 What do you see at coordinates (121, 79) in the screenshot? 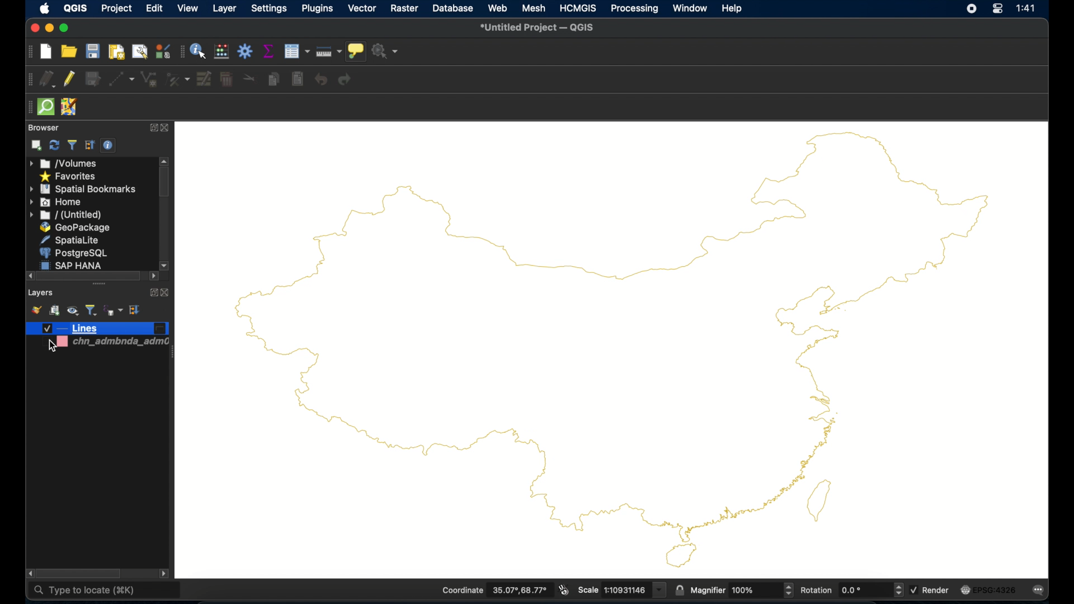
I see `digitize with segment` at bounding box center [121, 79].